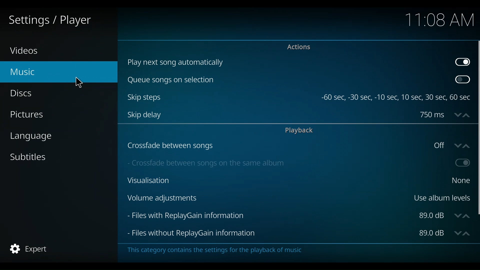 This screenshot has height=270, width=480. Describe the element at coordinates (467, 215) in the screenshot. I see `up` at that location.